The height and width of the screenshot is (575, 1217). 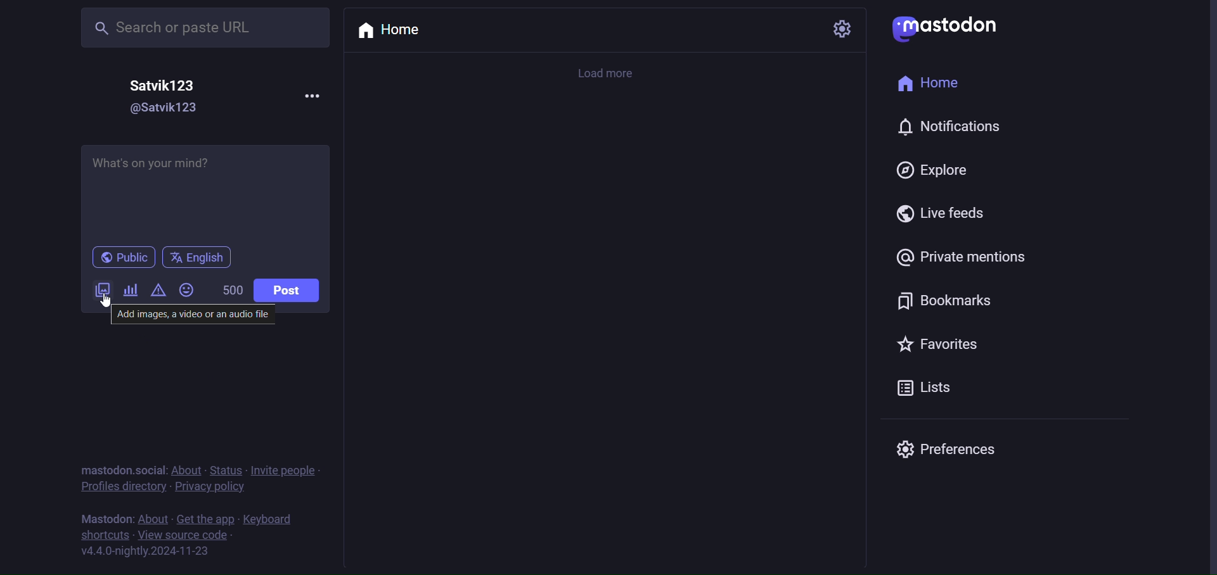 What do you see at coordinates (103, 470) in the screenshot?
I see `mastodon` at bounding box center [103, 470].